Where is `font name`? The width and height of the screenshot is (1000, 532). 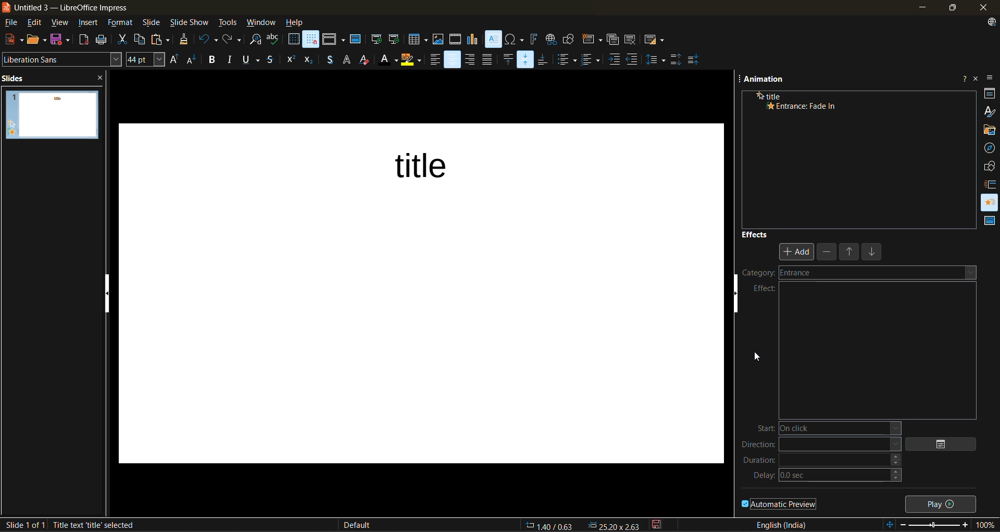
font name is located at coordinates (62, 58).